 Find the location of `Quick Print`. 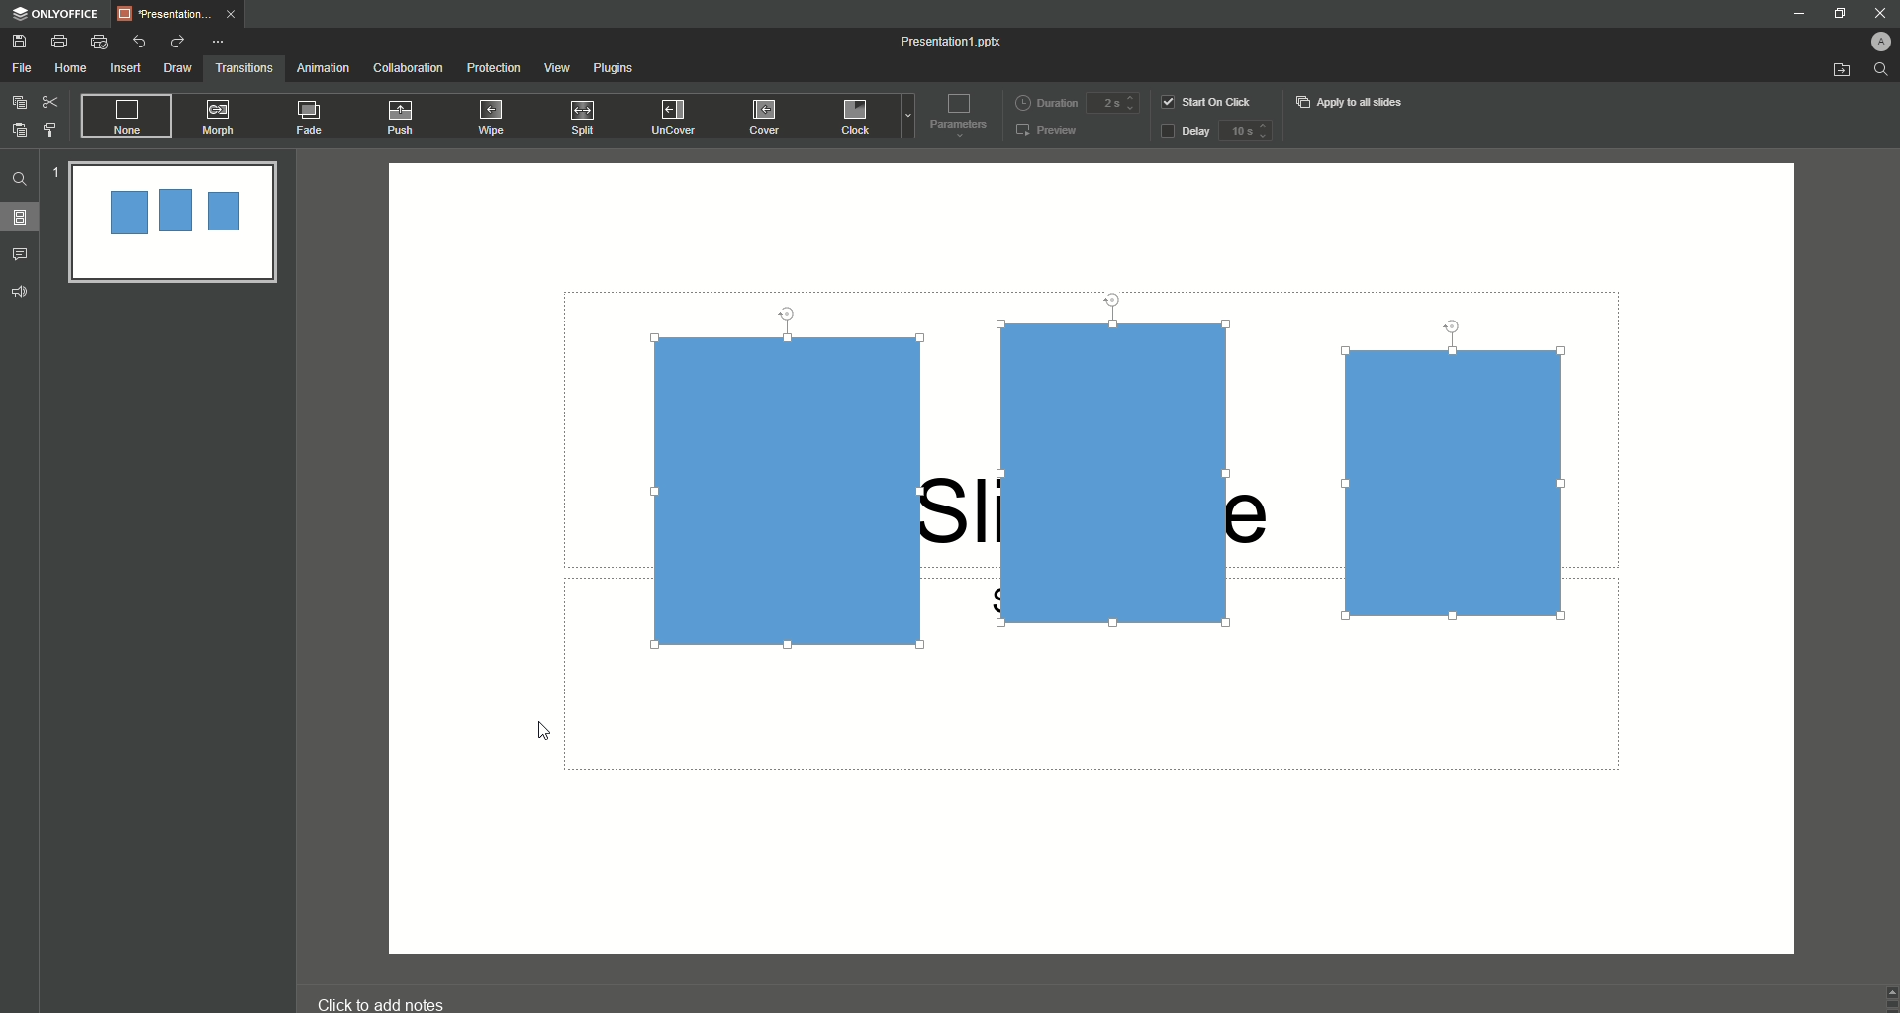

Quick Print is located at coordinates (100, 43).